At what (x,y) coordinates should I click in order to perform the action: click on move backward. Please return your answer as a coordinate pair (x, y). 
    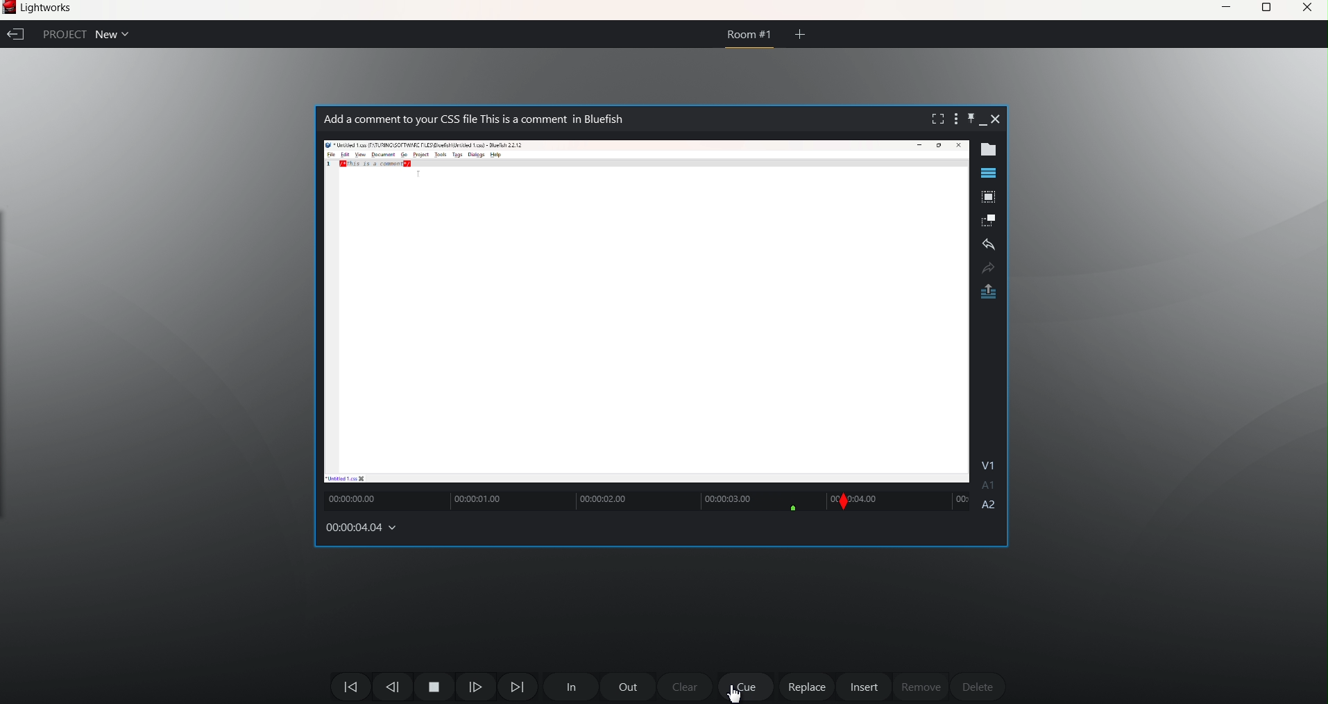
    Looking at the image, I should click on (350, 686).